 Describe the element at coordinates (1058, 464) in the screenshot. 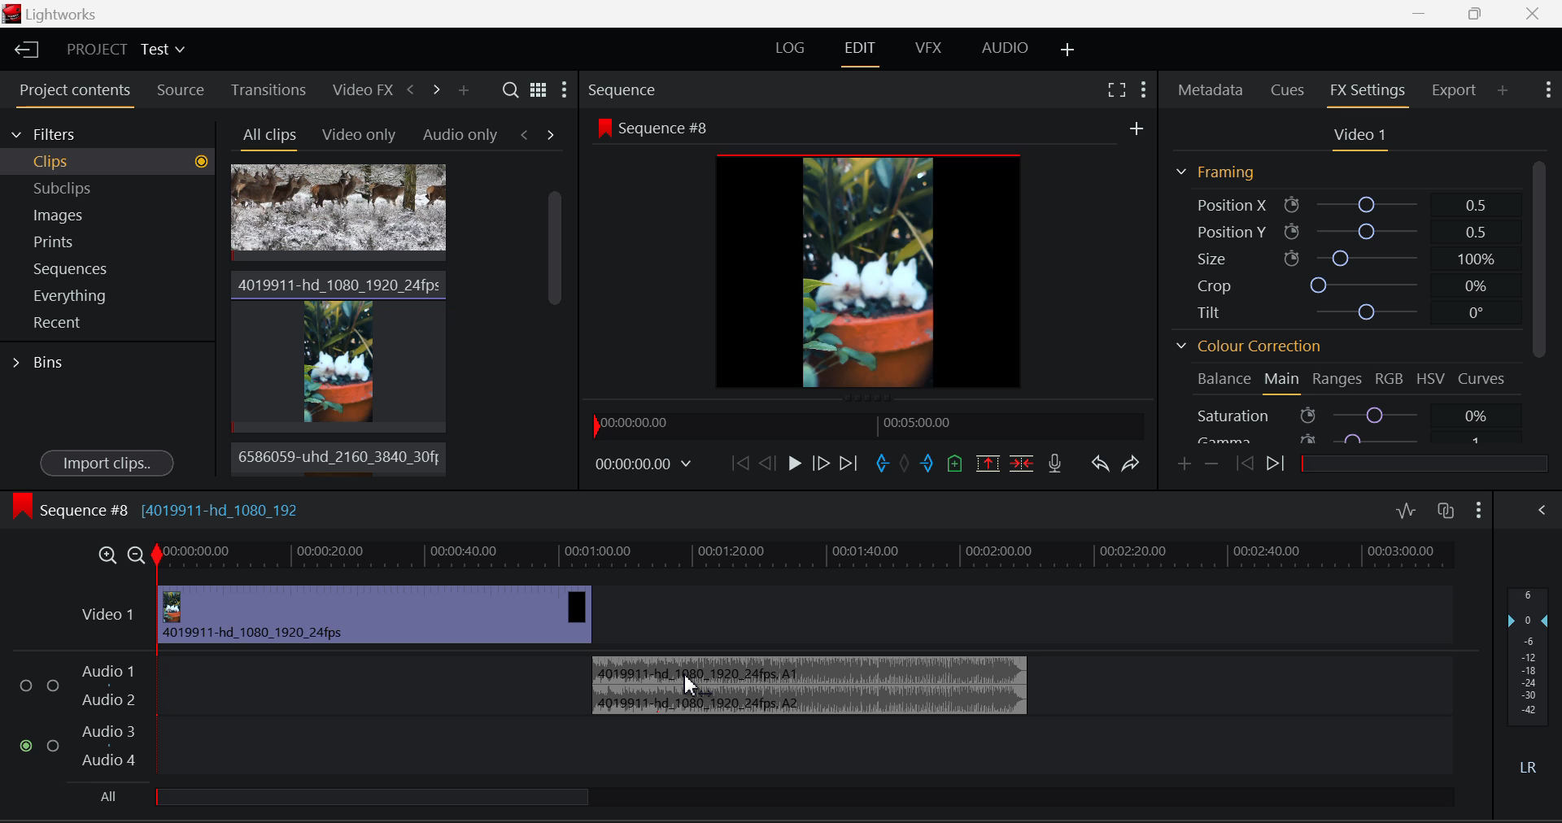

I see `Record Voiceover` at that location.